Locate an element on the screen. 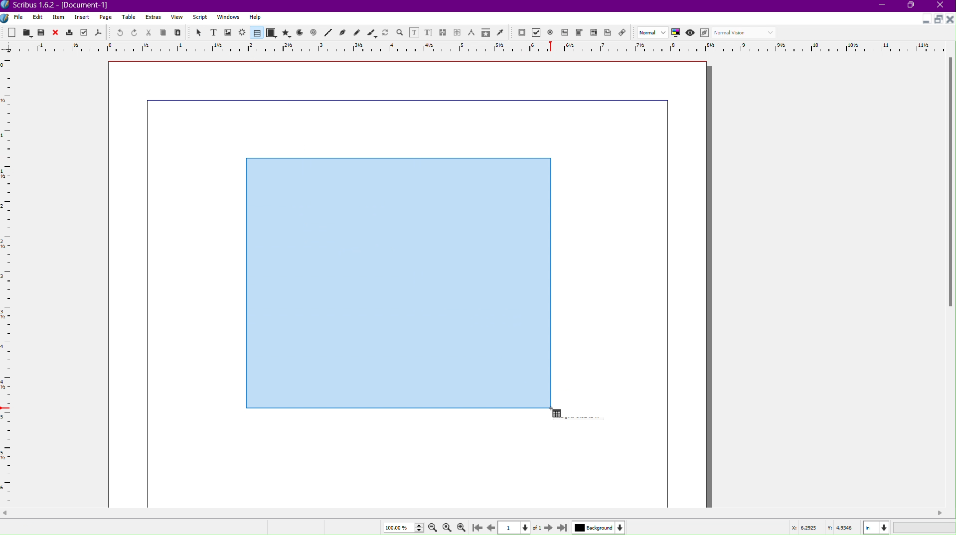  Bezier Curve is located at coordinates (342, 33).